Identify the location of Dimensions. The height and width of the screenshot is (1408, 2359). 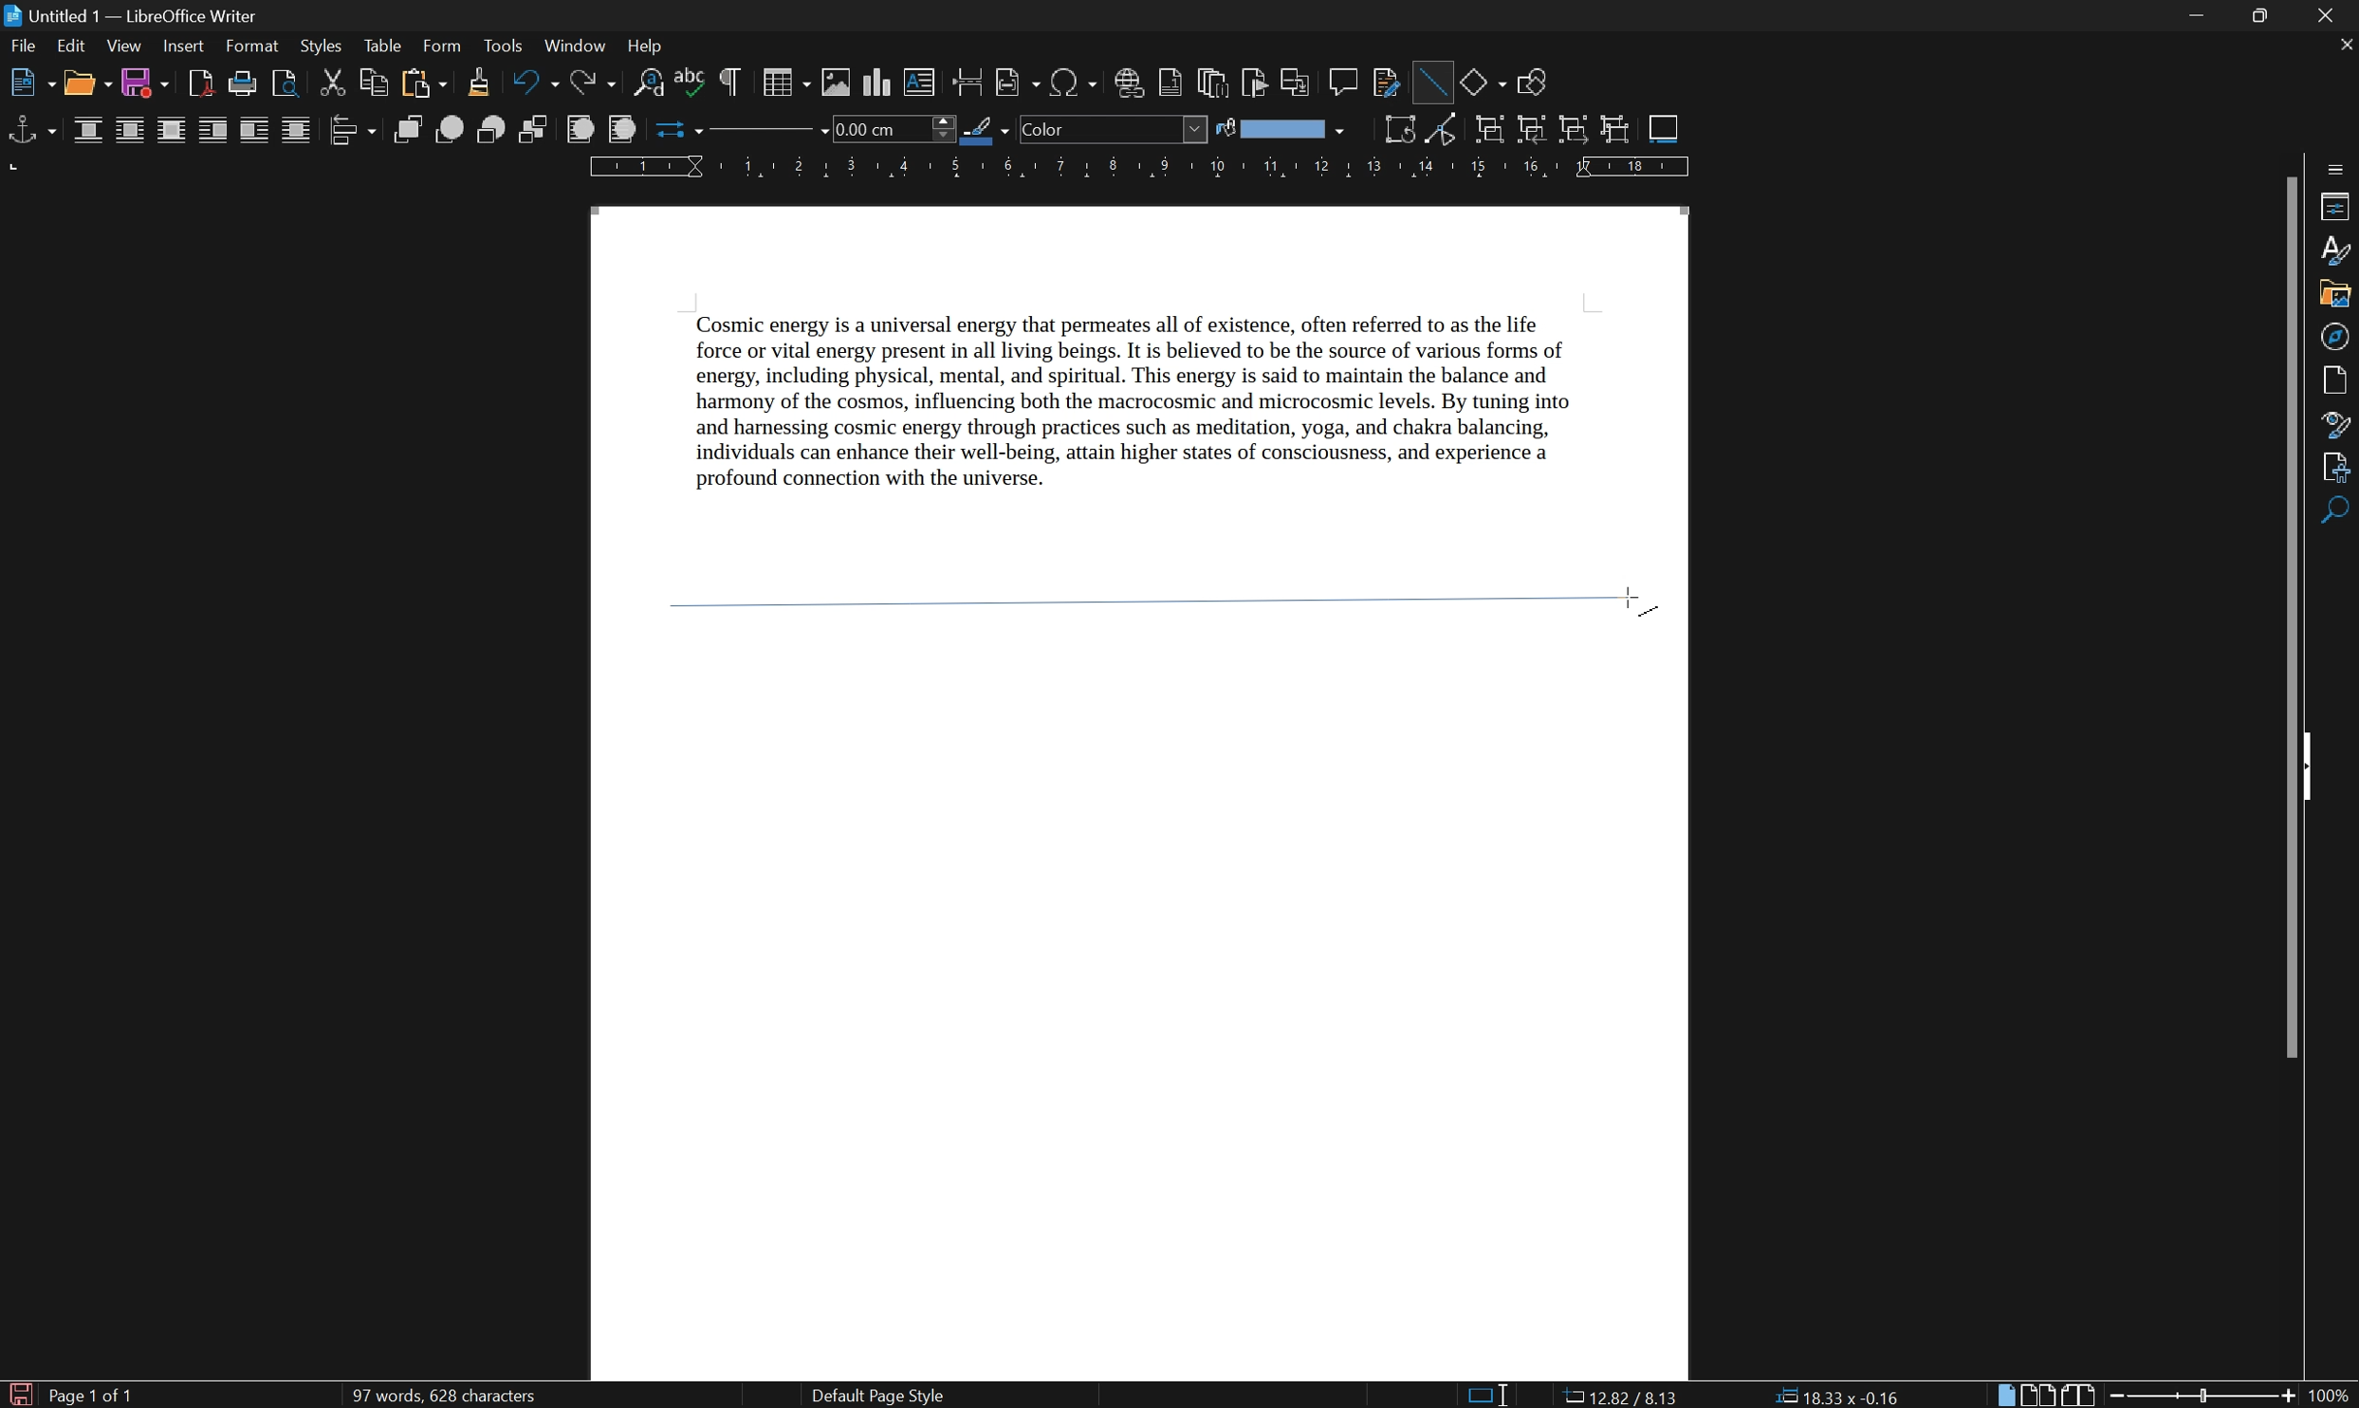
(1619, 1394).